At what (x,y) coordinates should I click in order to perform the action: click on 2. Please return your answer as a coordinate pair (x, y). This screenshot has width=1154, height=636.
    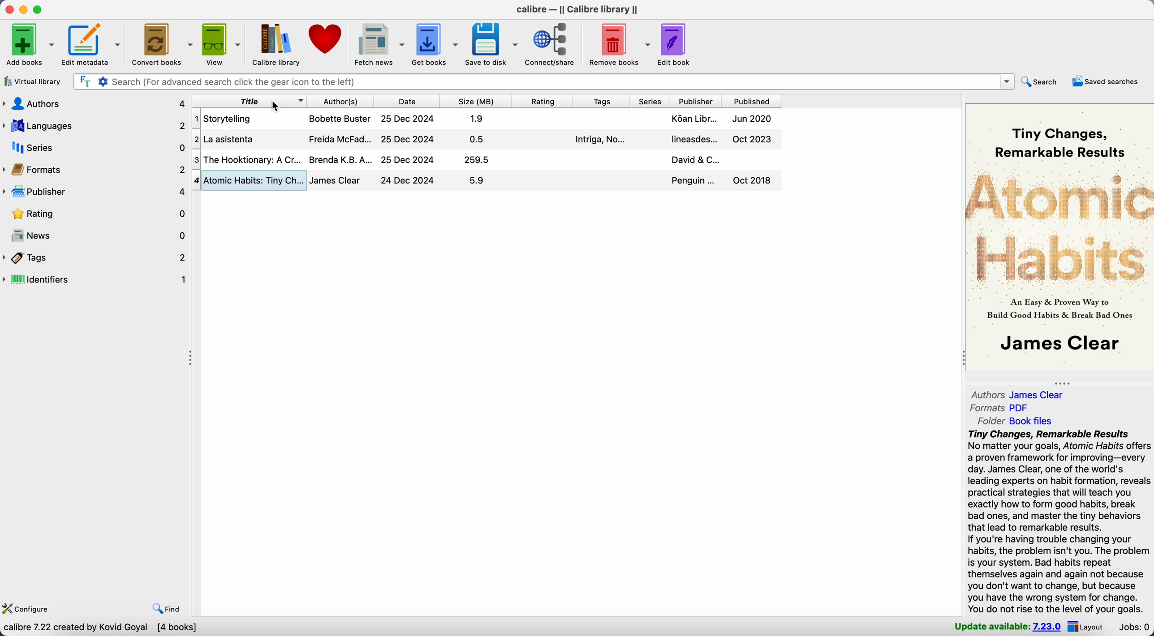
    Looking at the image, I should click on (196, 139).